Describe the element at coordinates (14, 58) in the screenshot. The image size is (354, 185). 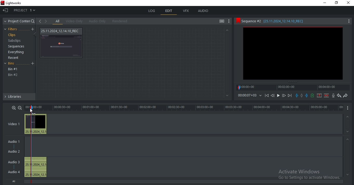
I see `recent` at that location.